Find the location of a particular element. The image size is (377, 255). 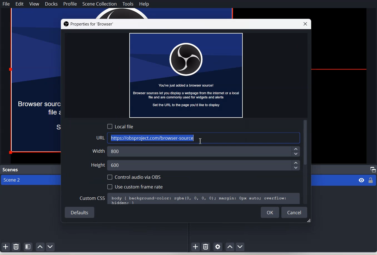

Local File is located at coordinates (121, 126).